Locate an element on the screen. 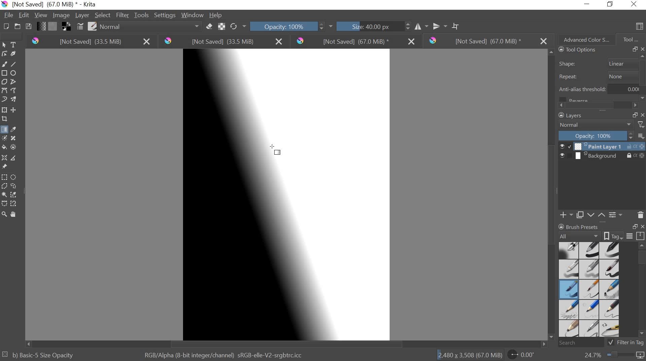 This screenshot has width=646, height=361. MINIMIZE is located at coordinates (587, 3).